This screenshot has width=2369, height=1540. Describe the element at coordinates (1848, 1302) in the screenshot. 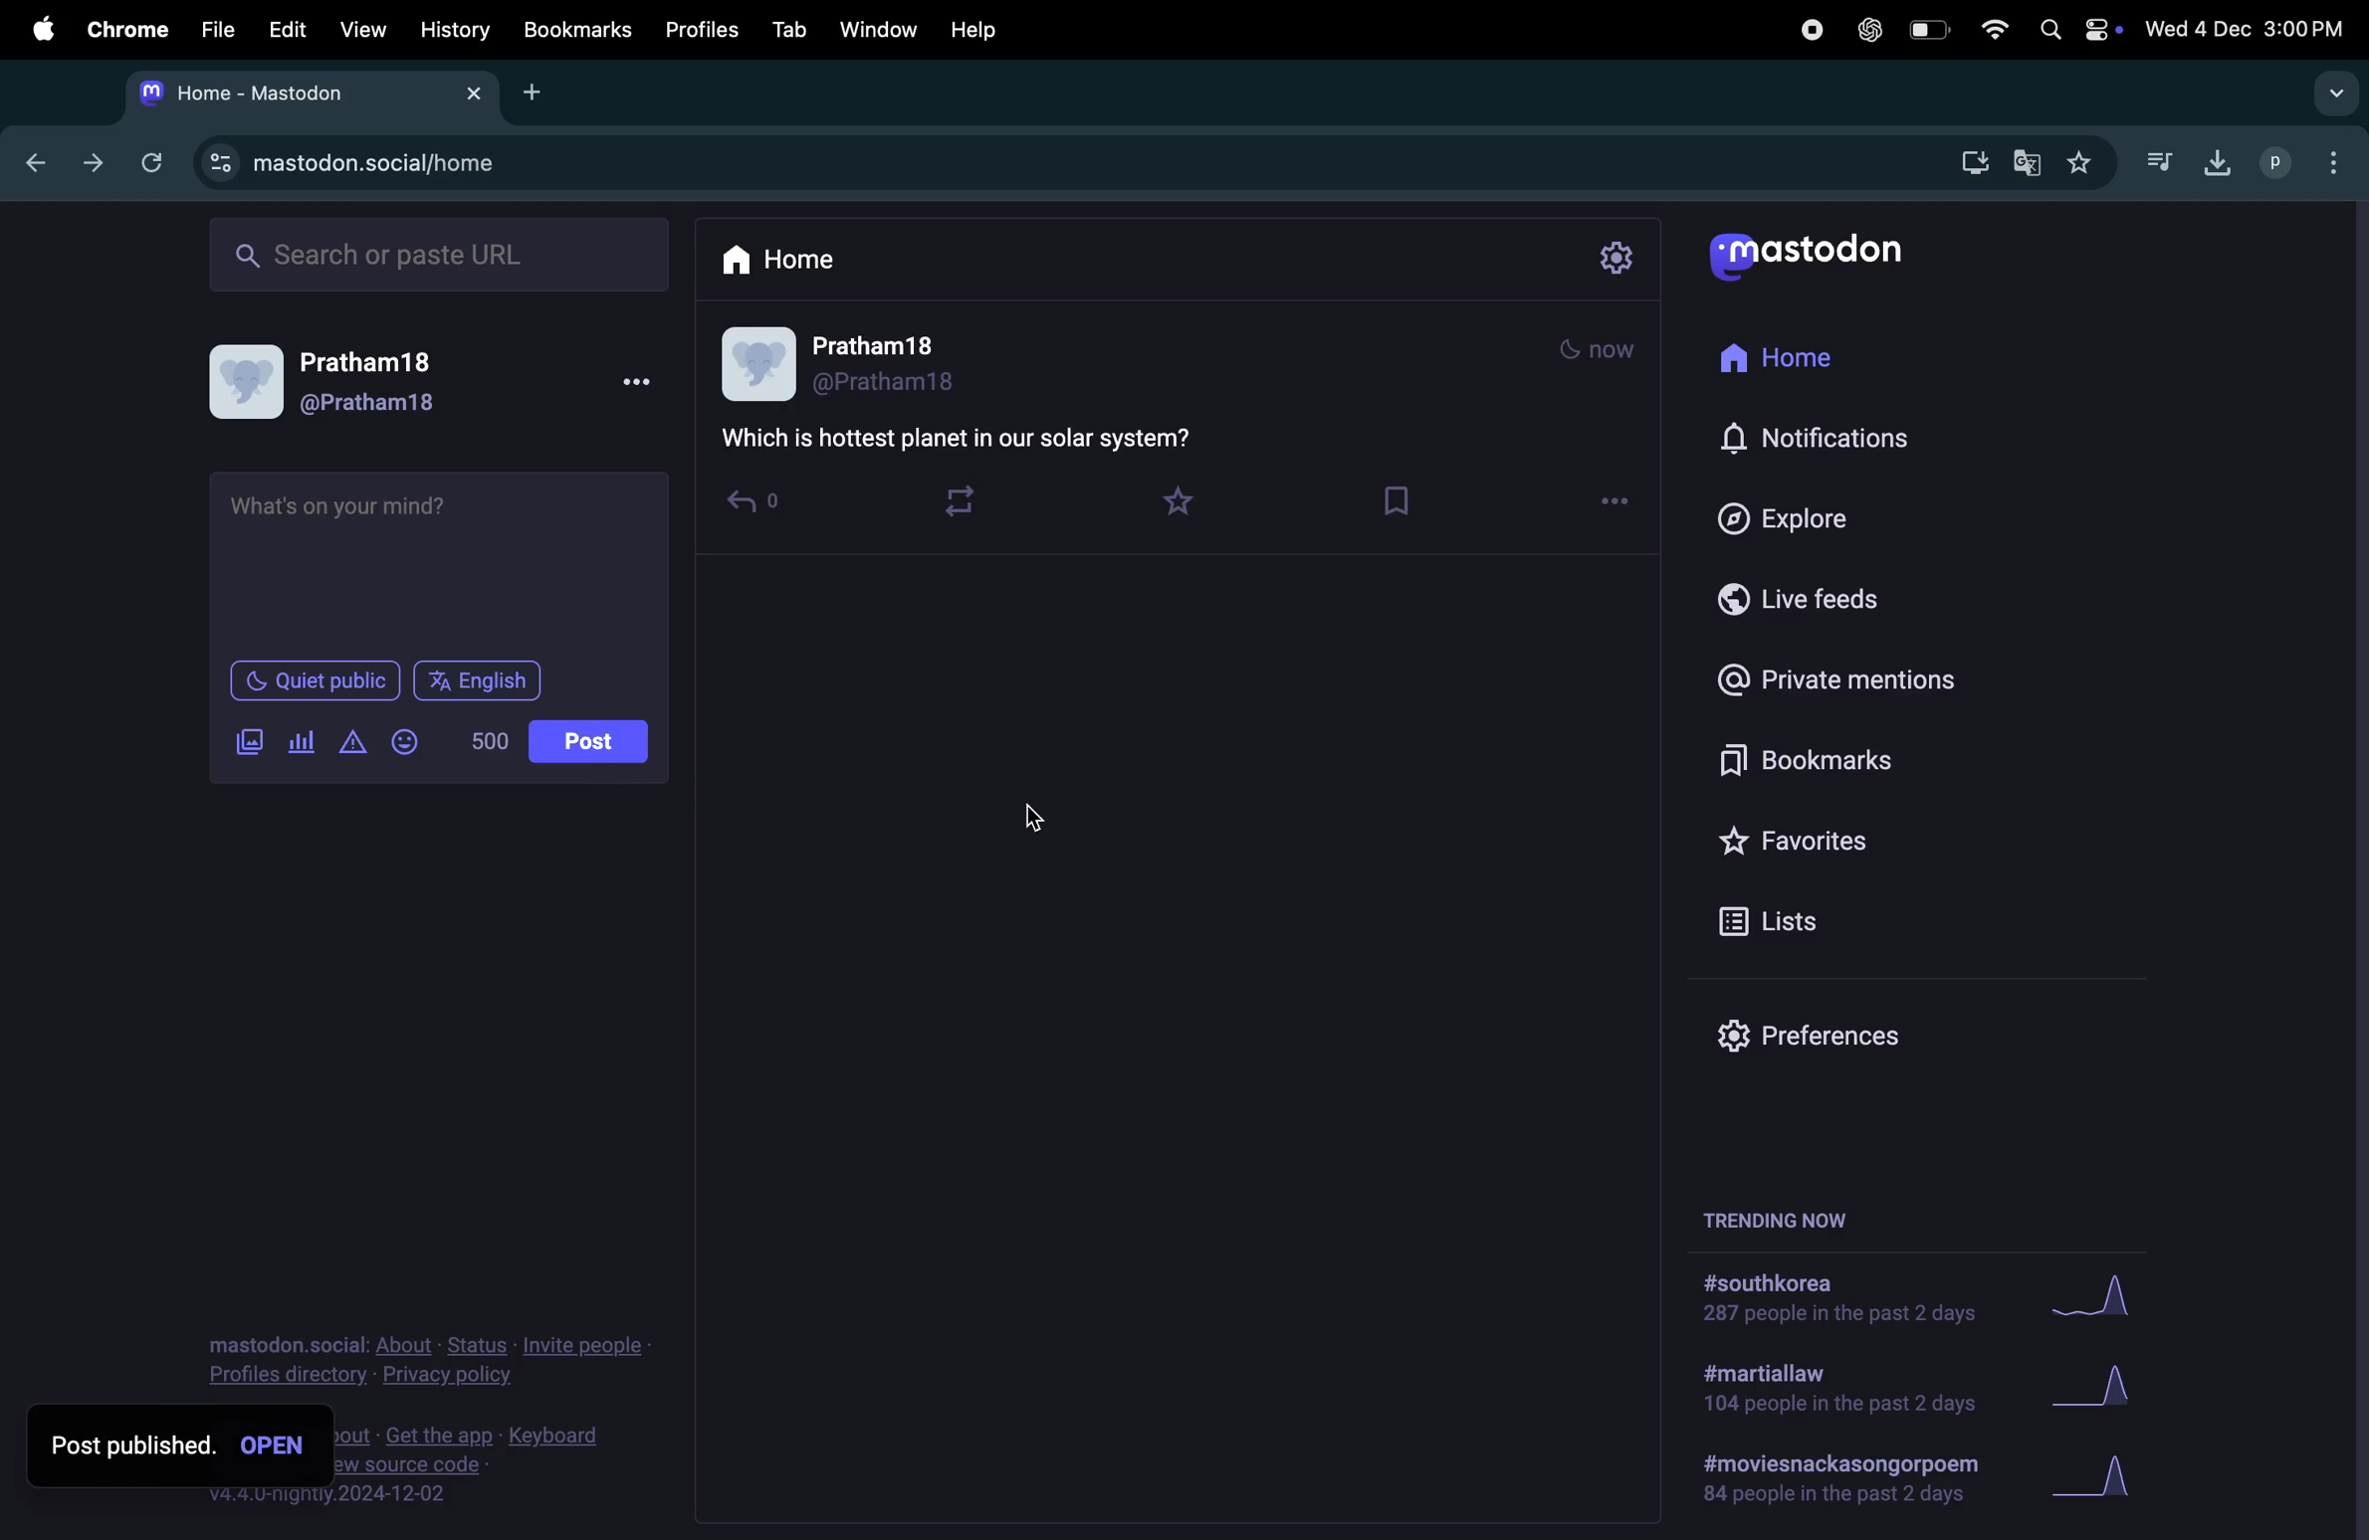

I see `#south korea solutuions` at that location.